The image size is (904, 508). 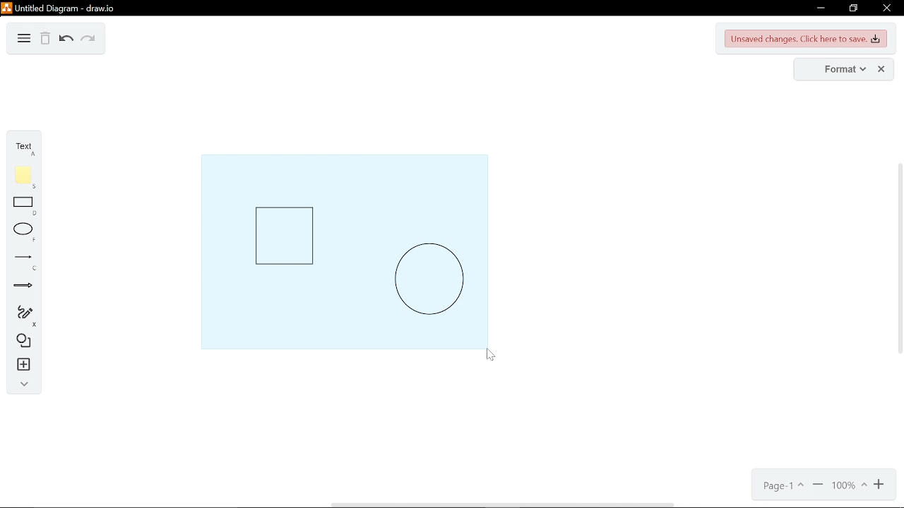 I want to click on logo, so click(x=6, y=7).